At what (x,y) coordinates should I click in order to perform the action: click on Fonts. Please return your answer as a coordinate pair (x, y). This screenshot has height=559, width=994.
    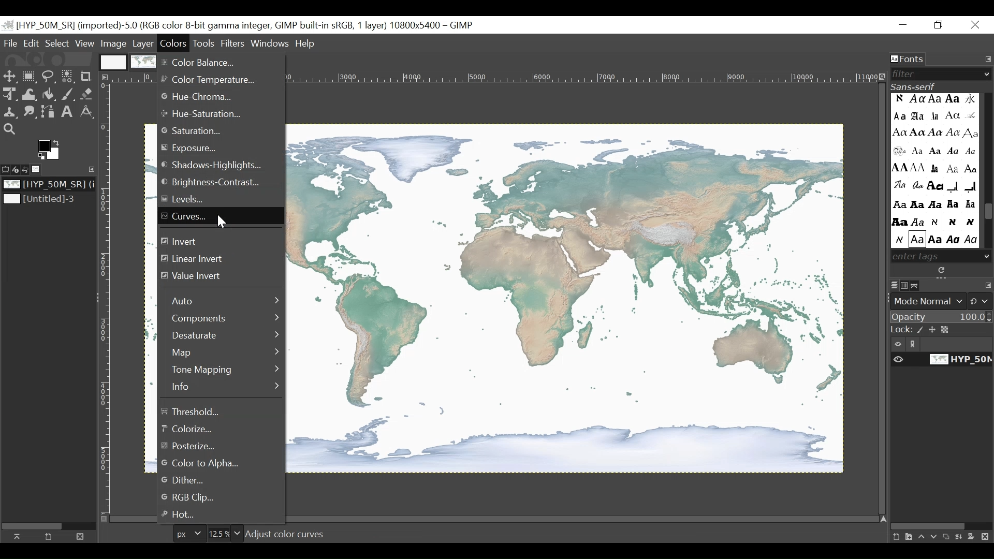
    Looking at the image, I should click on (909, 60).